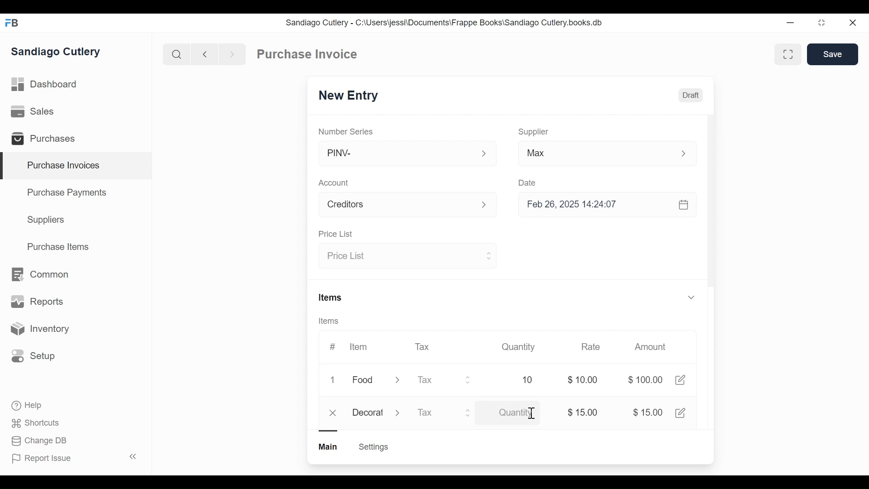 The width and height of the screenshot is (869, 489). I want to click on Suppliers, so click(46, 220).